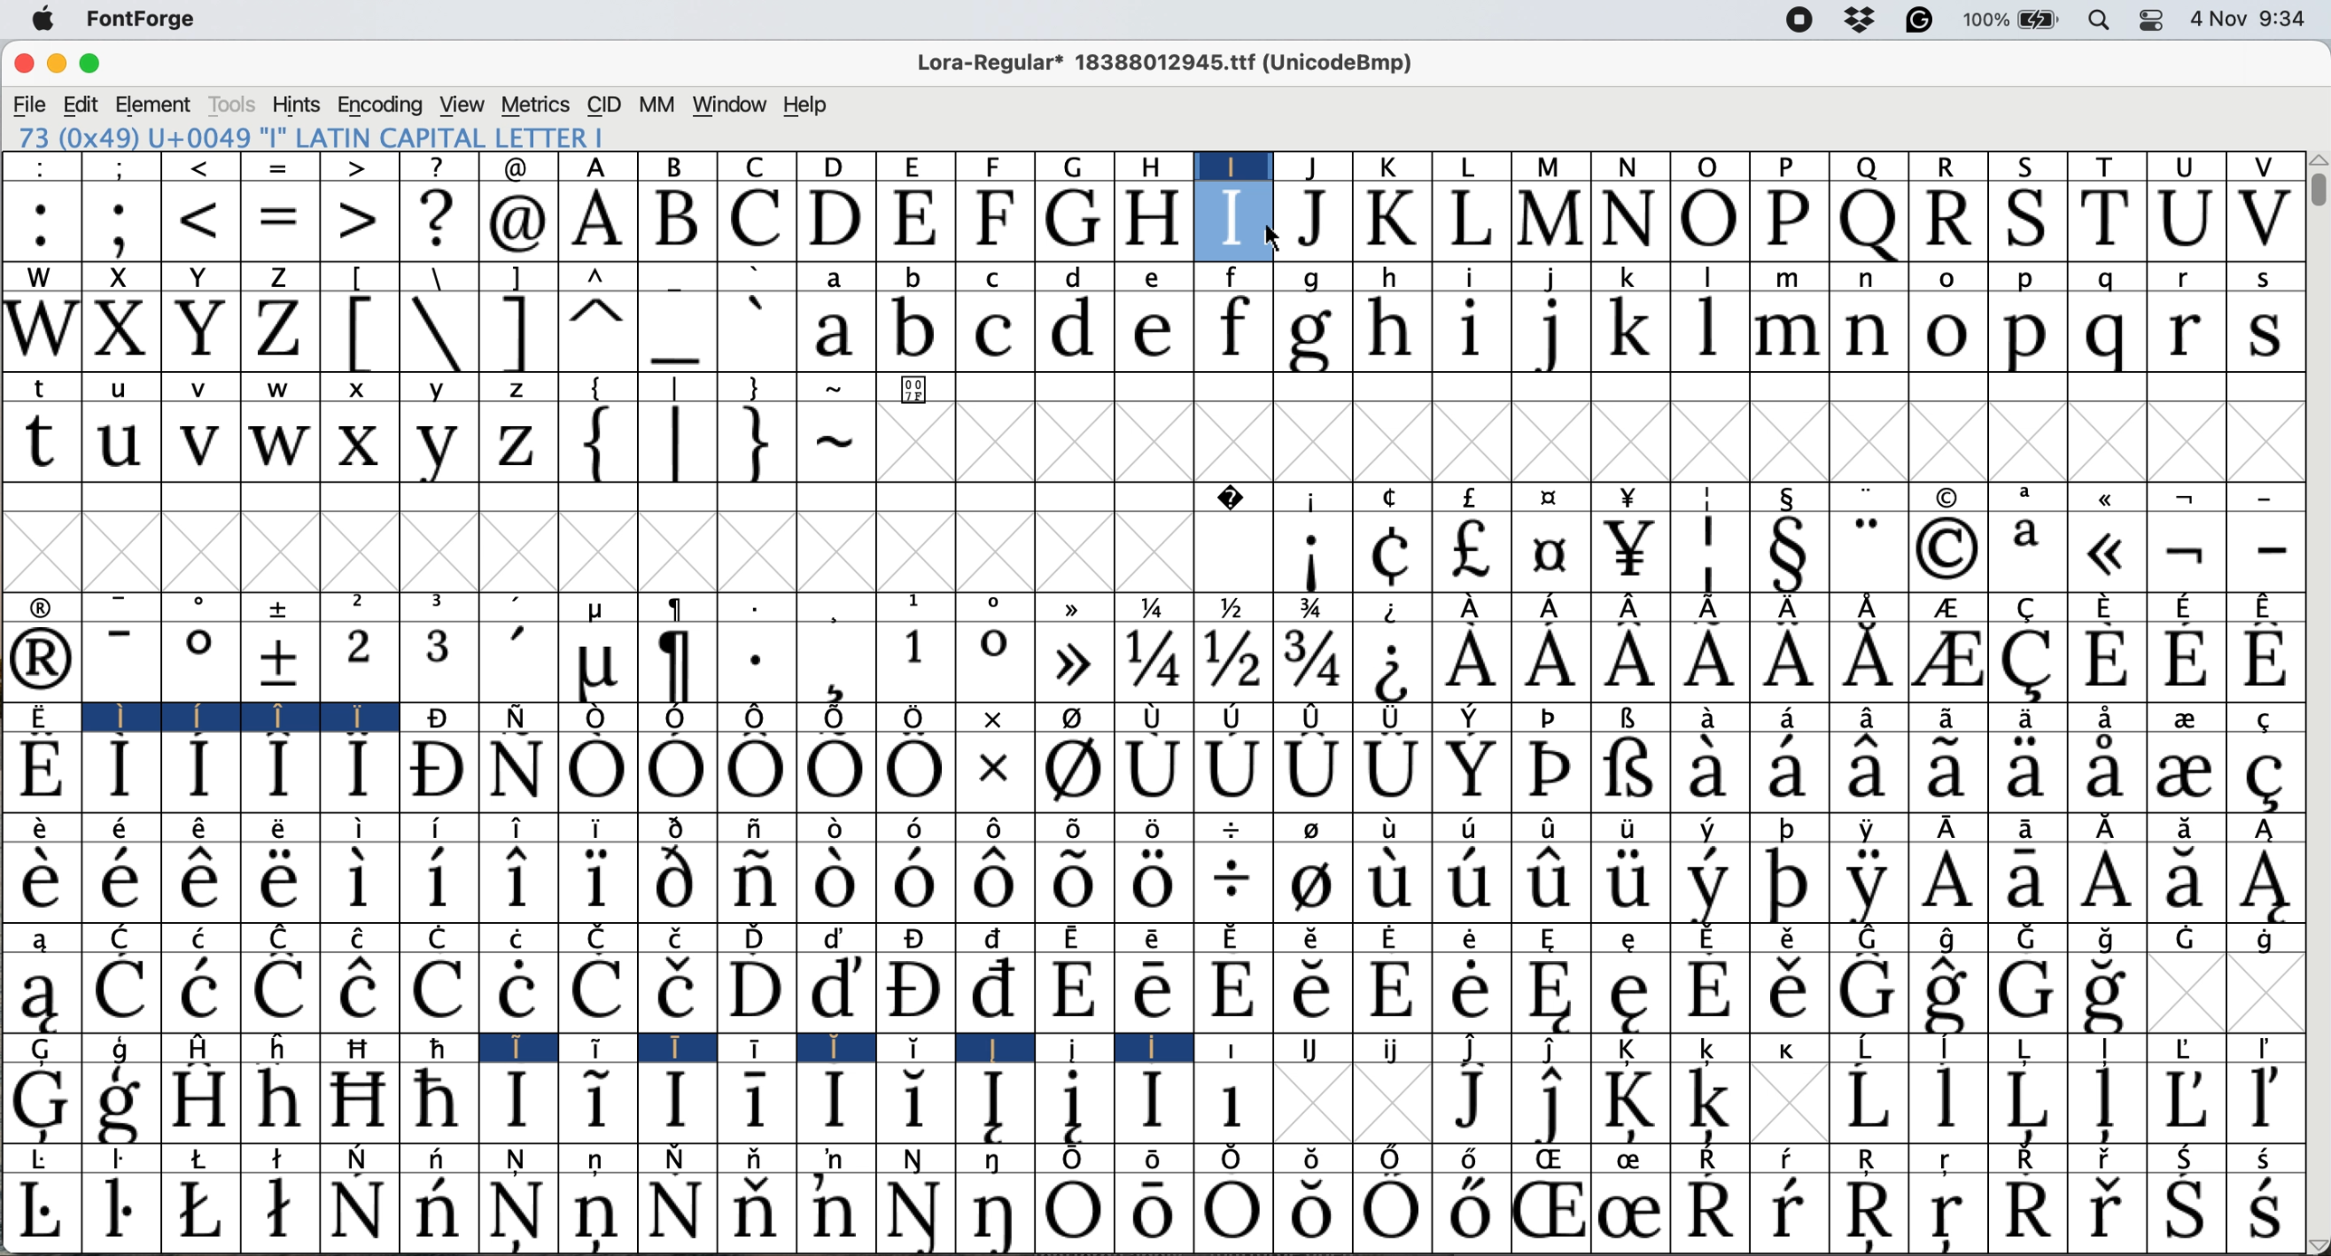 This screenshot has width=2331, height=1256. I want to click on Symbol, so click(1874, 1158).